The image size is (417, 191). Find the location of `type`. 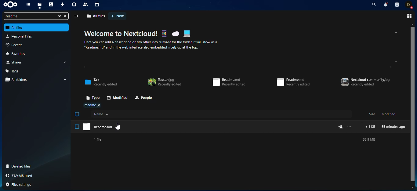

type is located at coordinates (92, 97).